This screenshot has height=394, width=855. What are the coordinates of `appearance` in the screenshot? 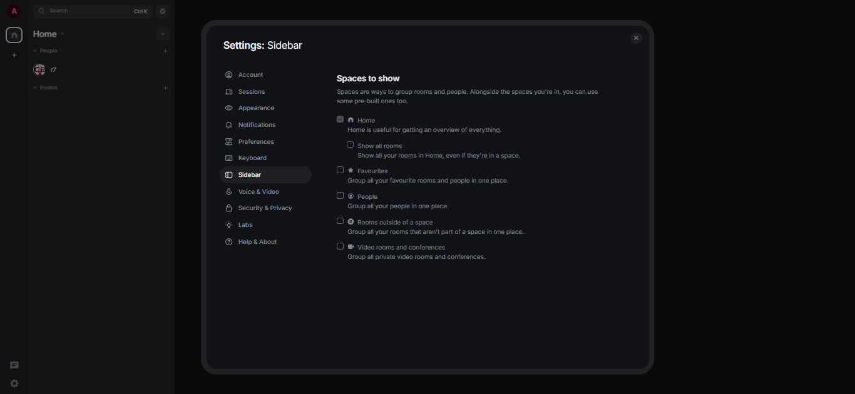 It's located at (252, 108).